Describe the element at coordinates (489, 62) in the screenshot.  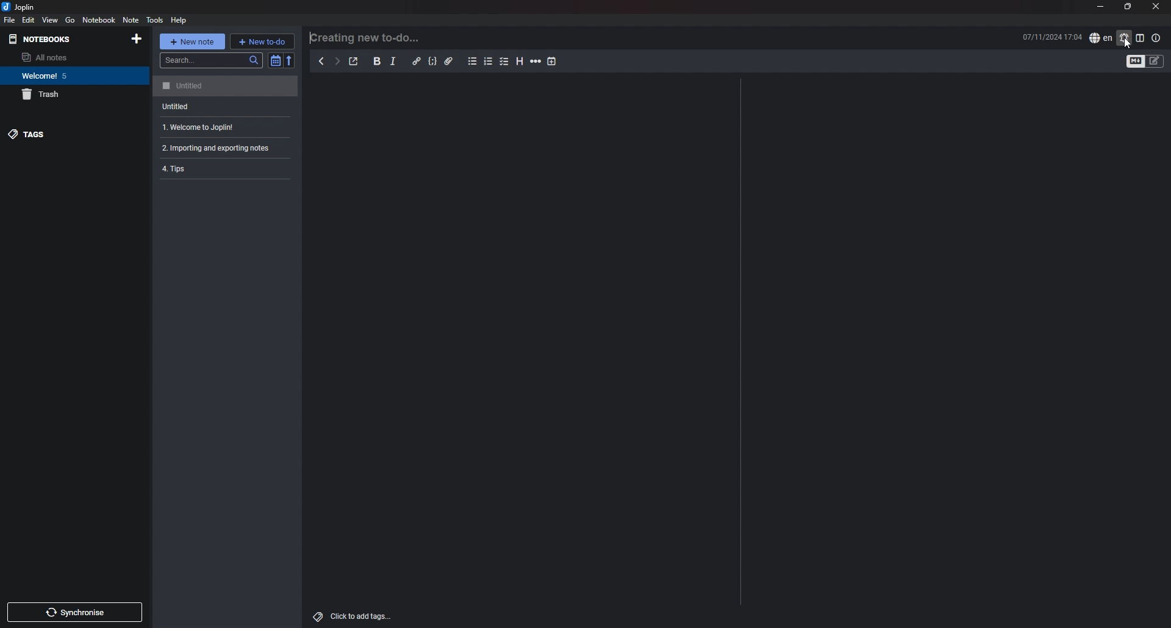
I see `numbered list` at that location.